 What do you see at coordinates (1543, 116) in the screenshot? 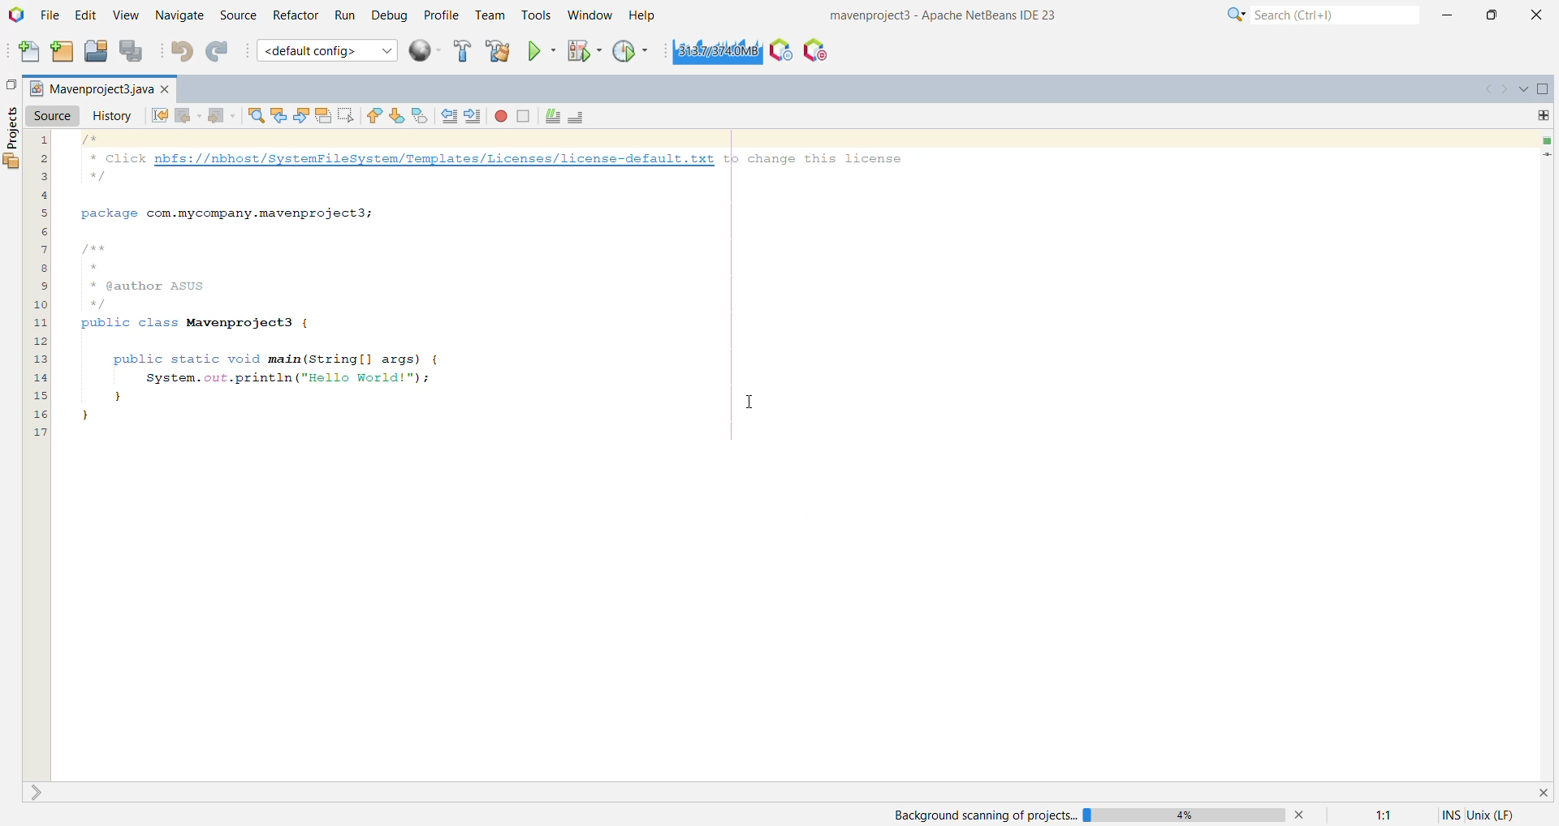
I see `Drag me split this window vertically or horizontally` at bounding box center [1543, 116].